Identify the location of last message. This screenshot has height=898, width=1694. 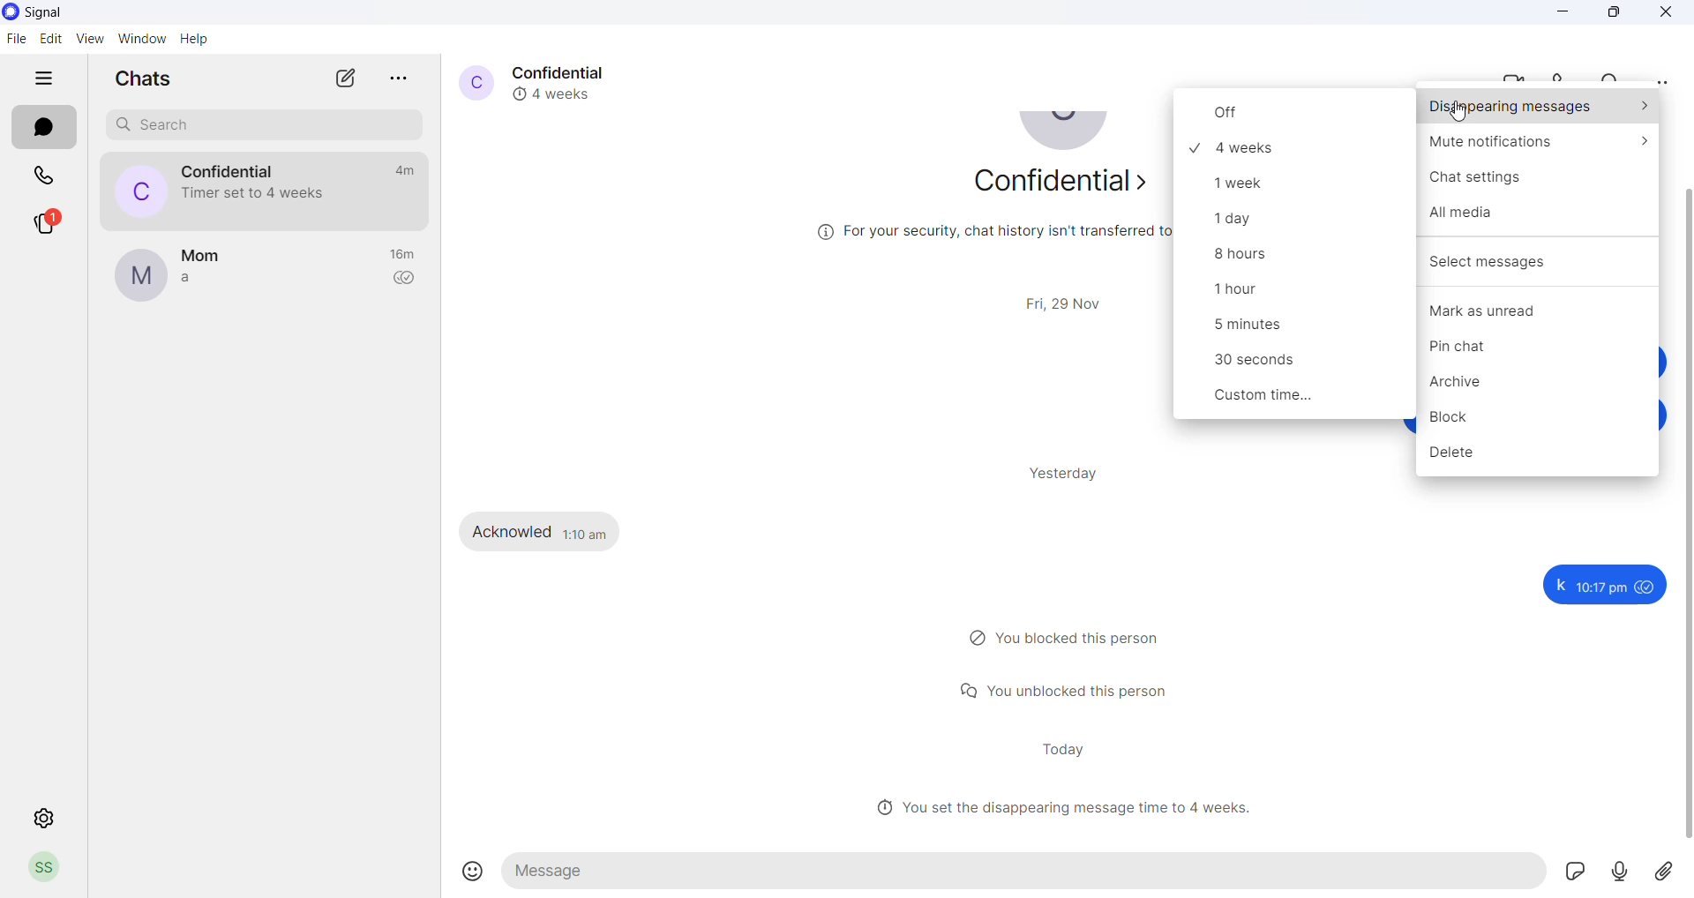
(198, 279).